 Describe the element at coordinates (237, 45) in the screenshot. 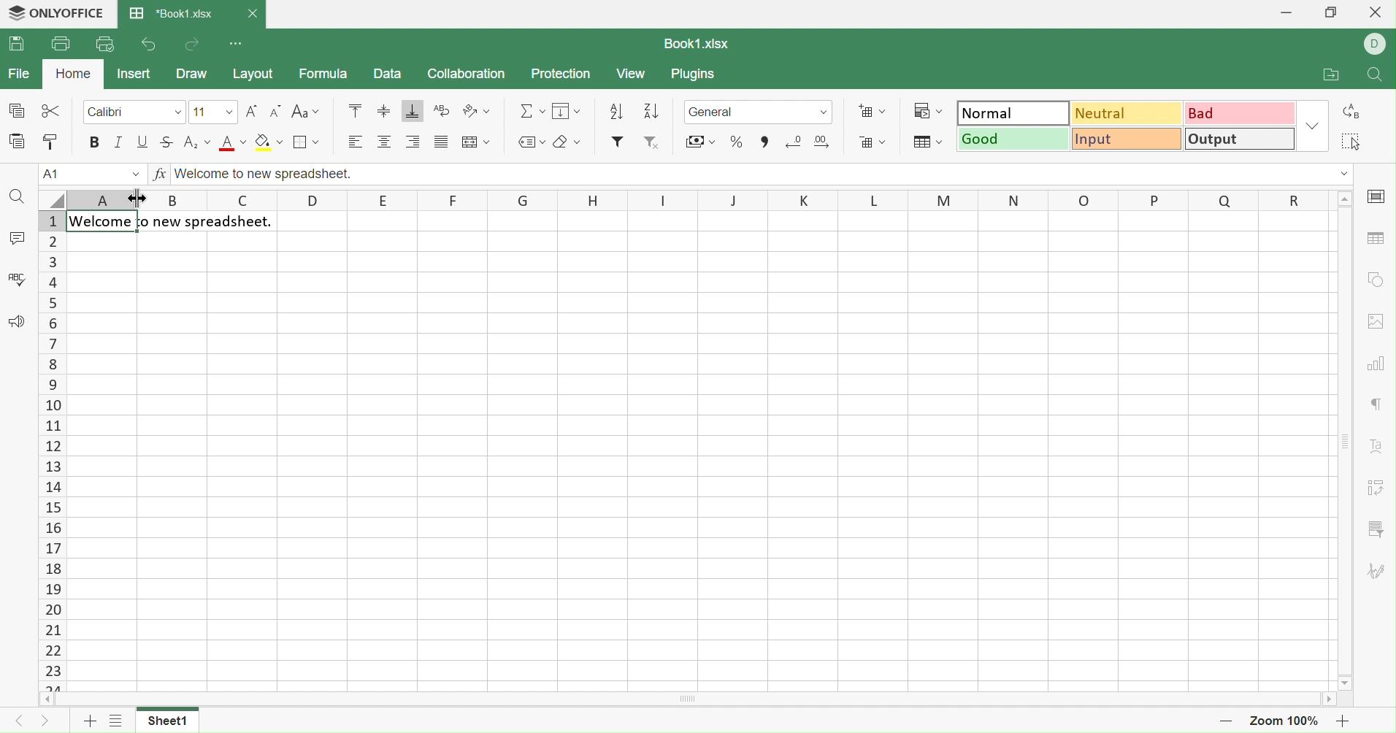

I see `Customize Quick Access Toolbar` at that location.